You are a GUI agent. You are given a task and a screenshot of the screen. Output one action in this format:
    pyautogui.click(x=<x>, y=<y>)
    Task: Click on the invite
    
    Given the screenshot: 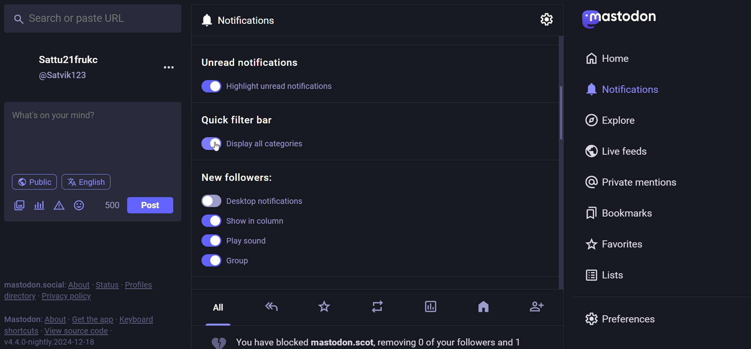 What is the action you would take?
    pyautogui.click(x=537, y=304)
    